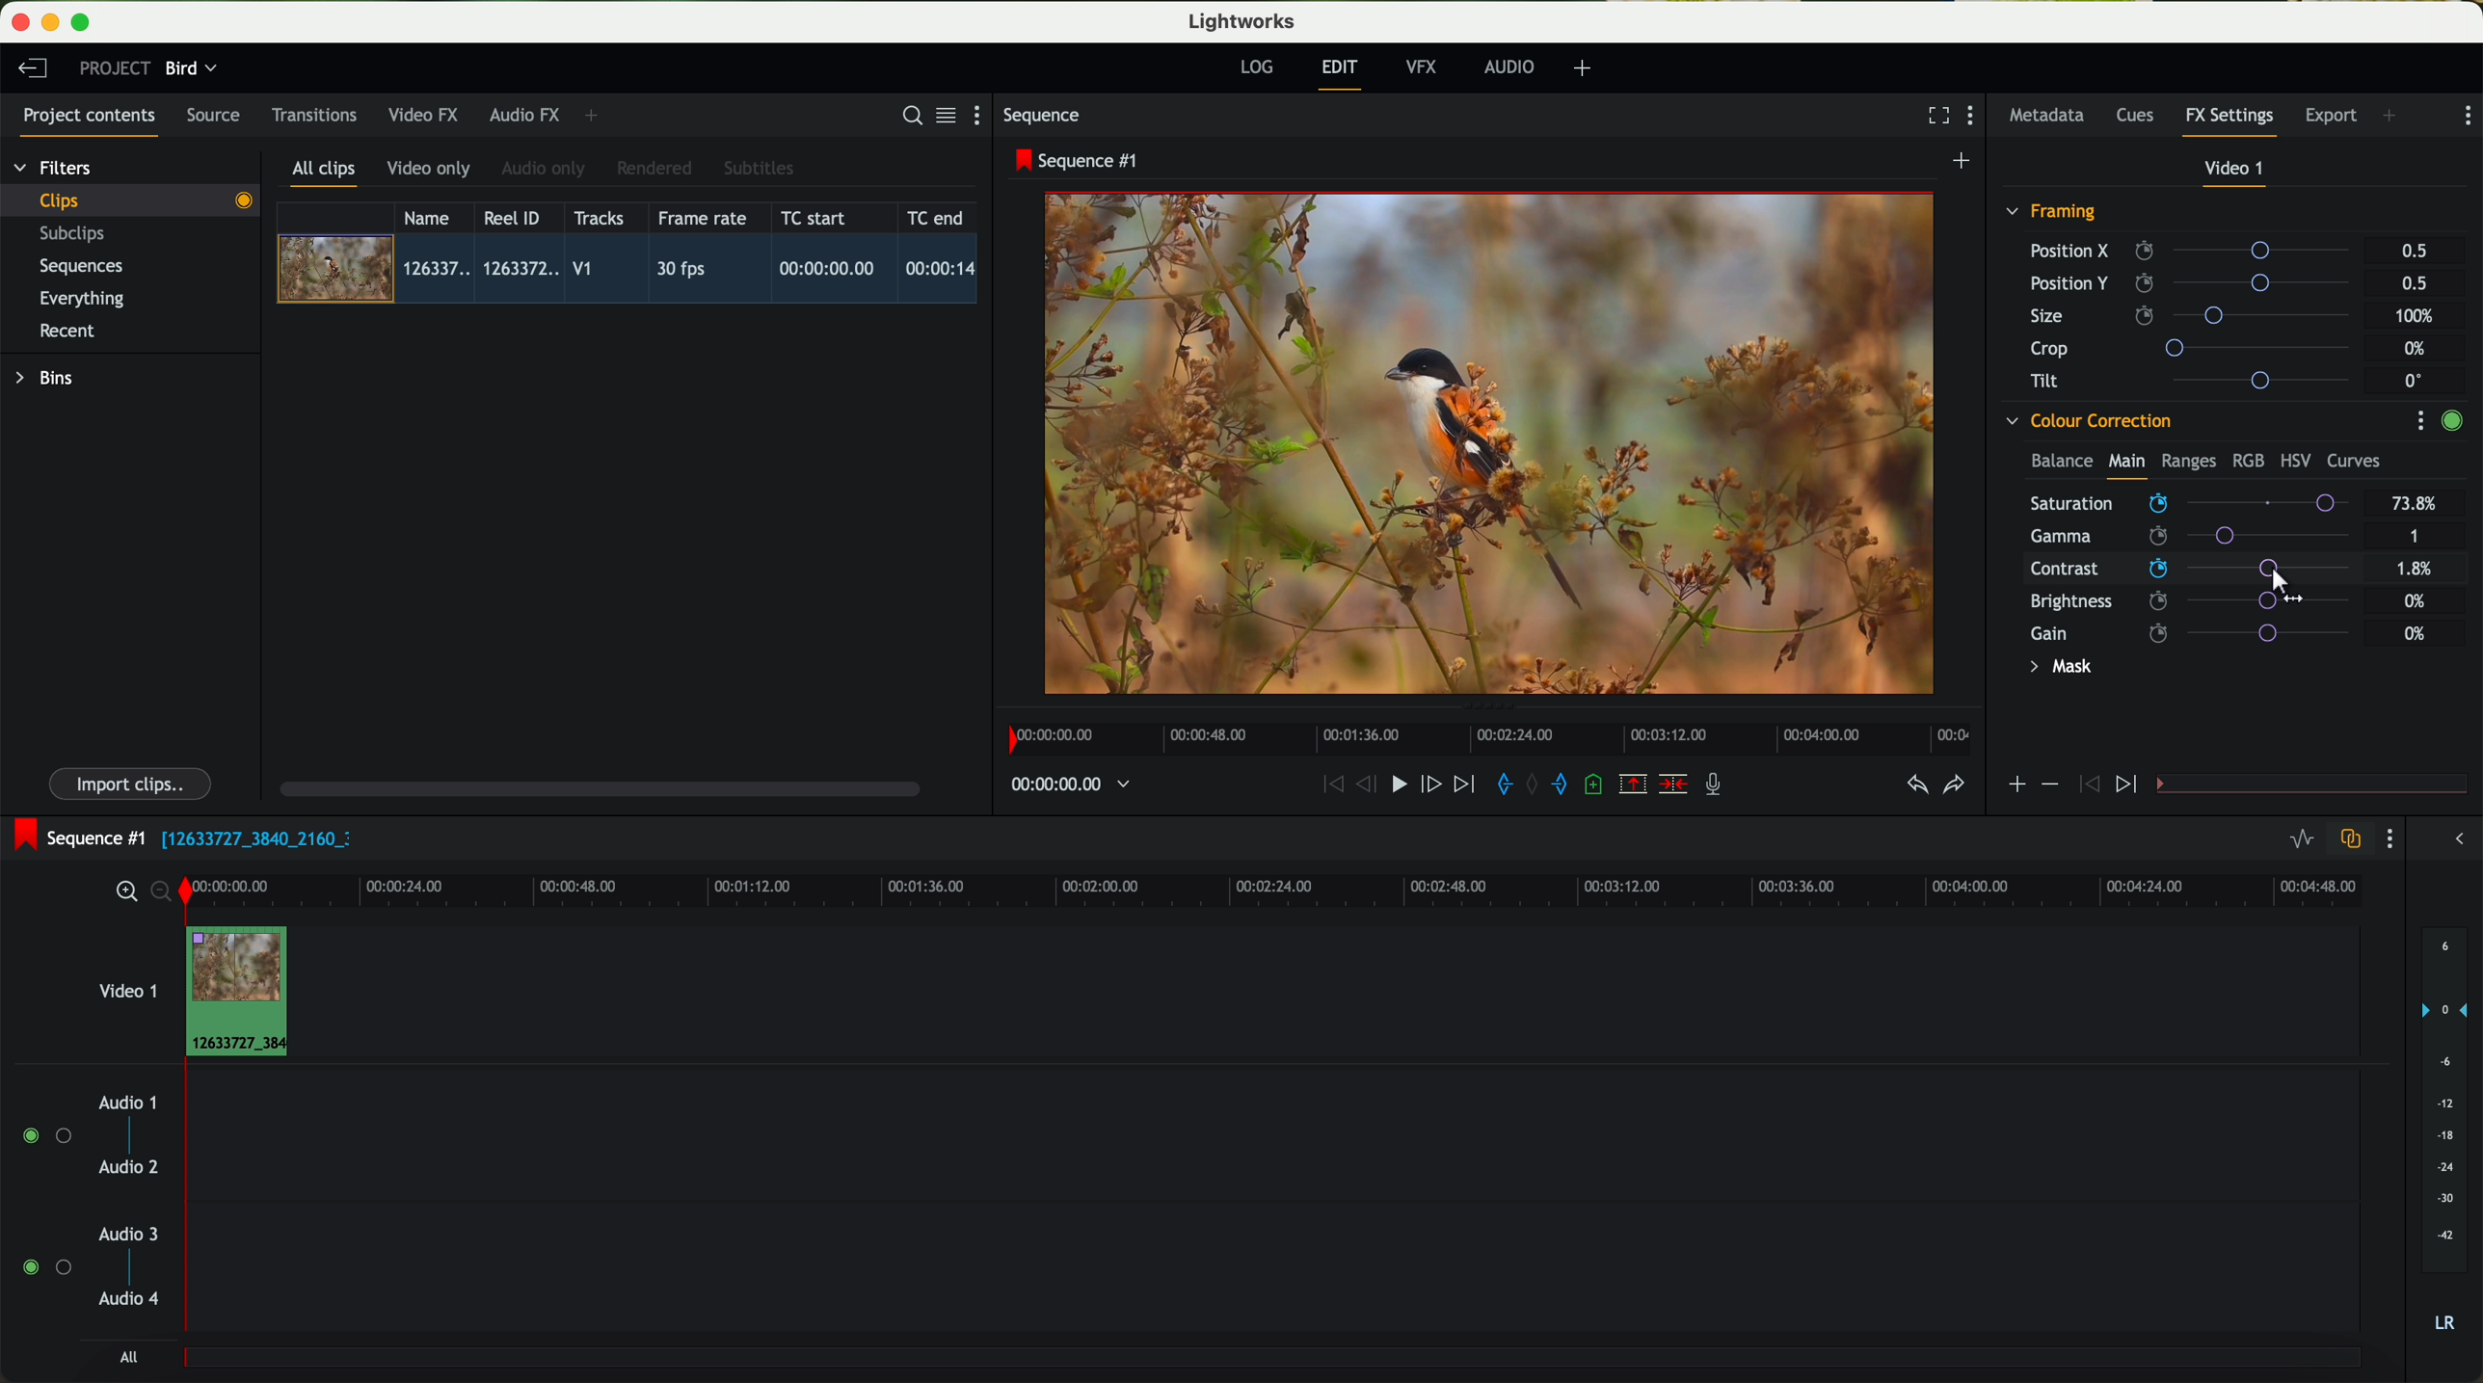 The width and height of the screenshot is (2483, 1383). What do you see at coordinates (2445, 1136) in the screenshot?
I see `audio output level (d/B)` at bounding box center [2445, 1136].